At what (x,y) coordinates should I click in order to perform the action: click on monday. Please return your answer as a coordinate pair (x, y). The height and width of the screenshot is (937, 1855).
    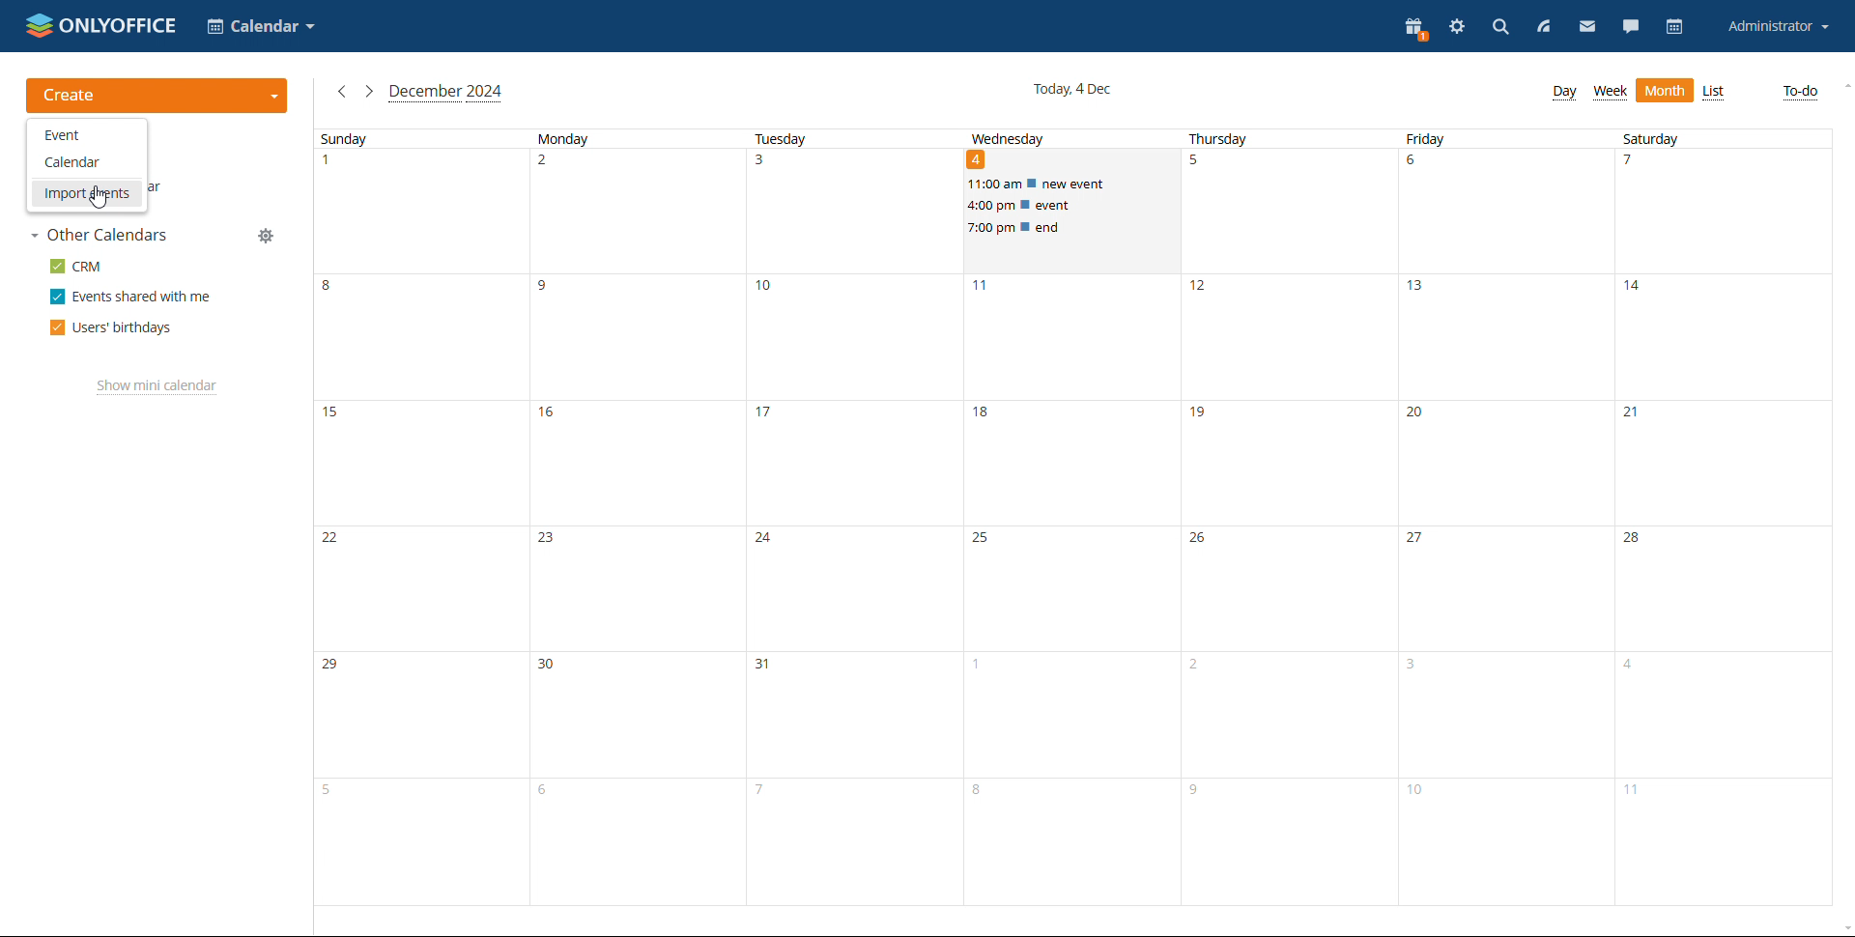
    Looking at the image, I should click on (638, 518).